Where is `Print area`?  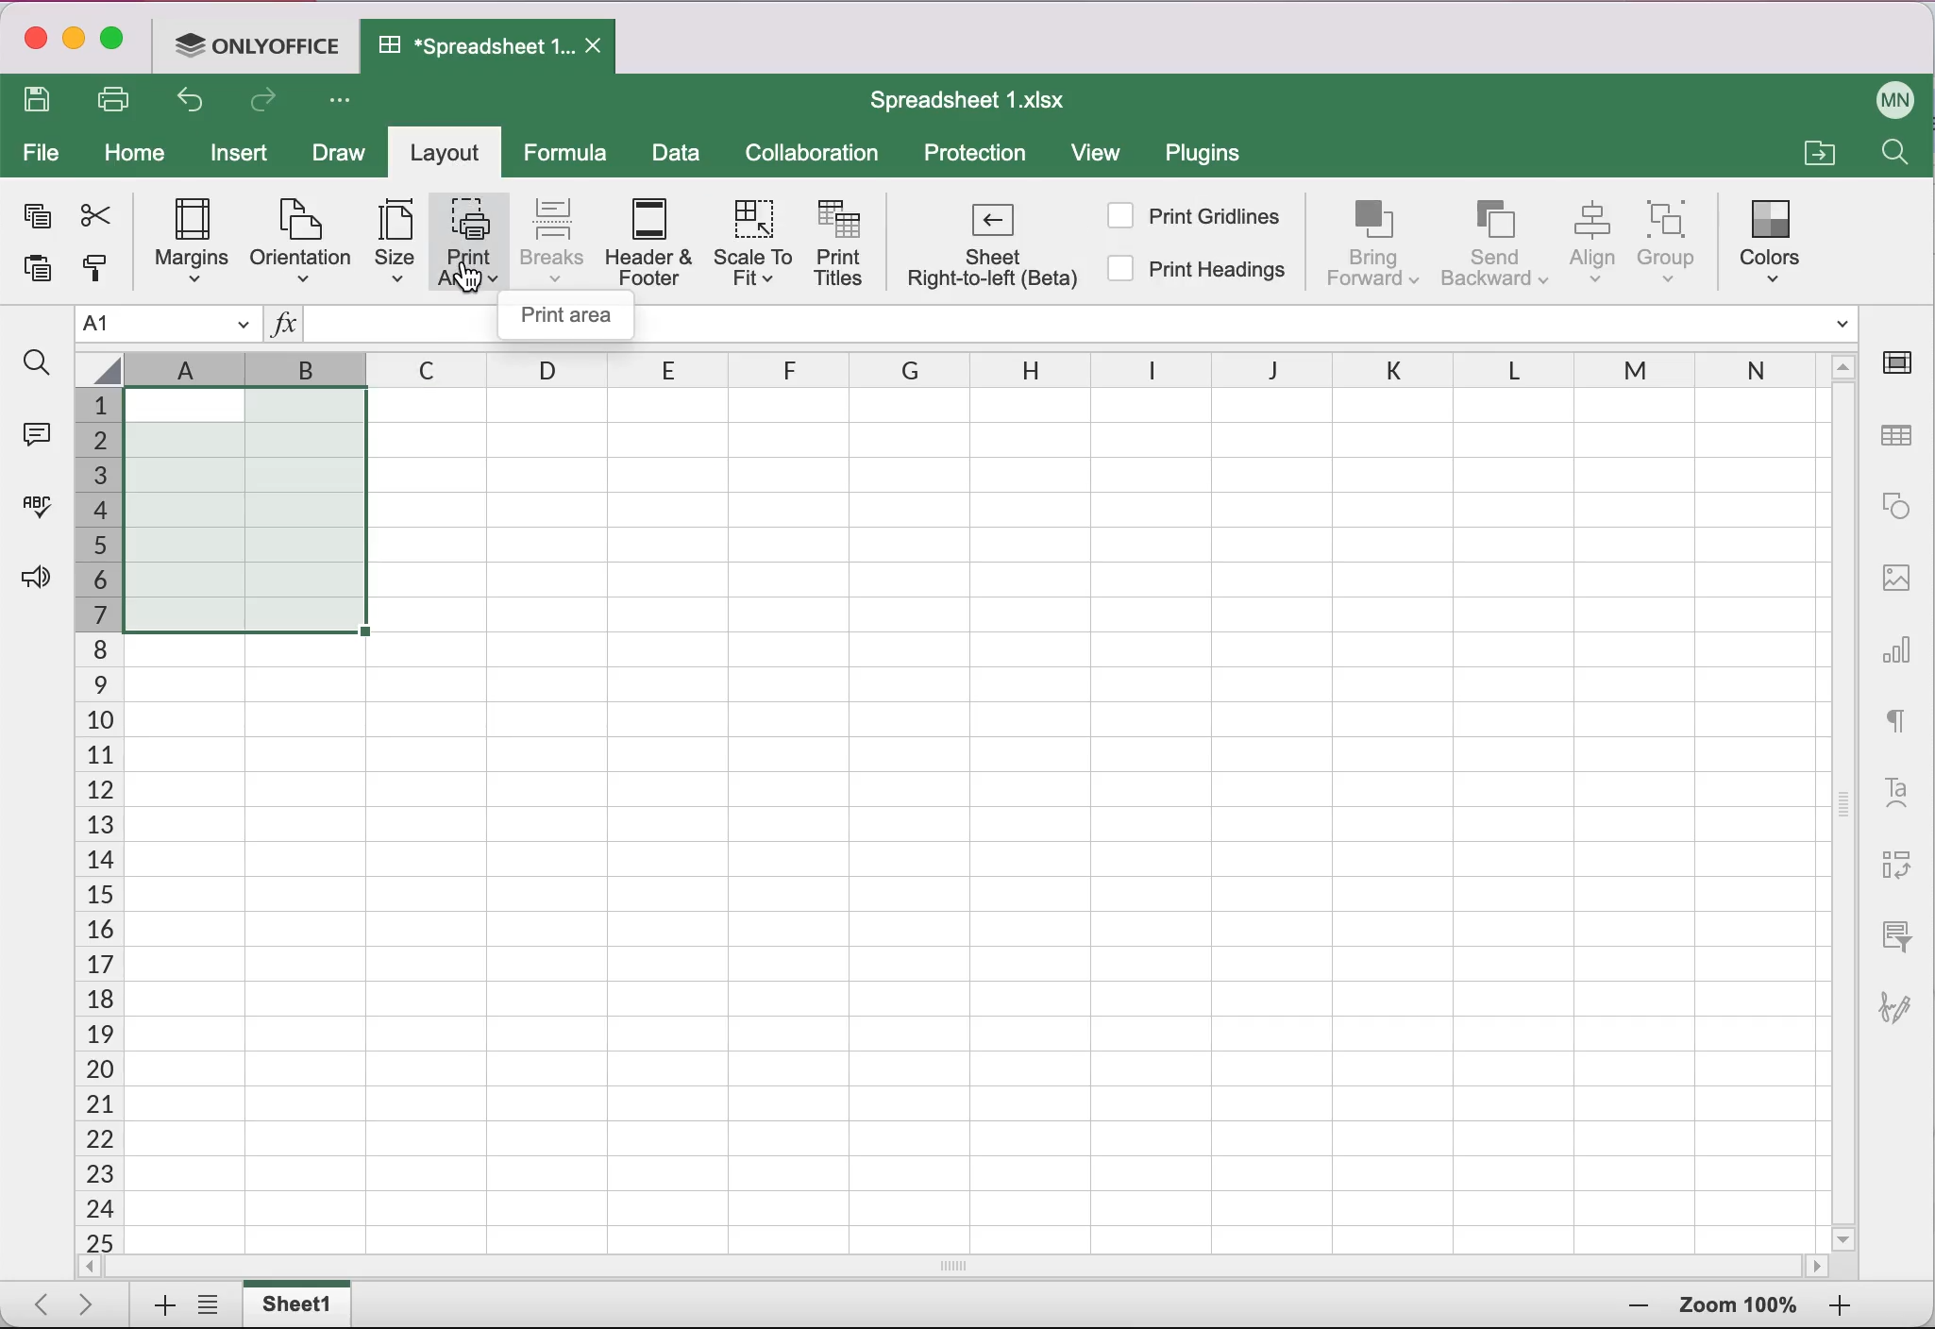 Print area is located at coordinates (564, 316).